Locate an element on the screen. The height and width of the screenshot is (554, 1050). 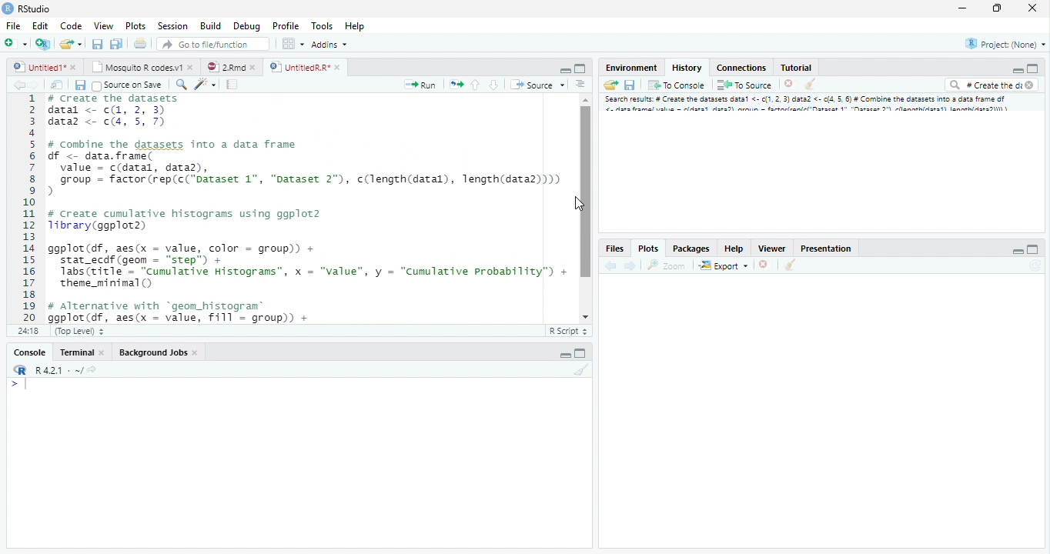
Packages is located at coordinates (691, 247).